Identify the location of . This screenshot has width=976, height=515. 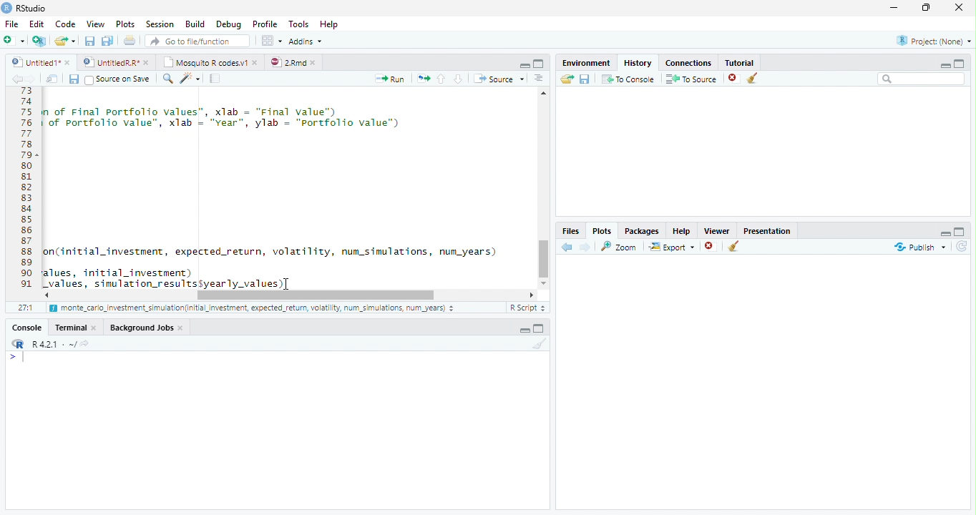
(524, 64).